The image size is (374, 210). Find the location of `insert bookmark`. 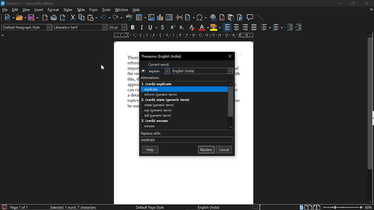

insert bookmark is located at coordinates (240, 17).